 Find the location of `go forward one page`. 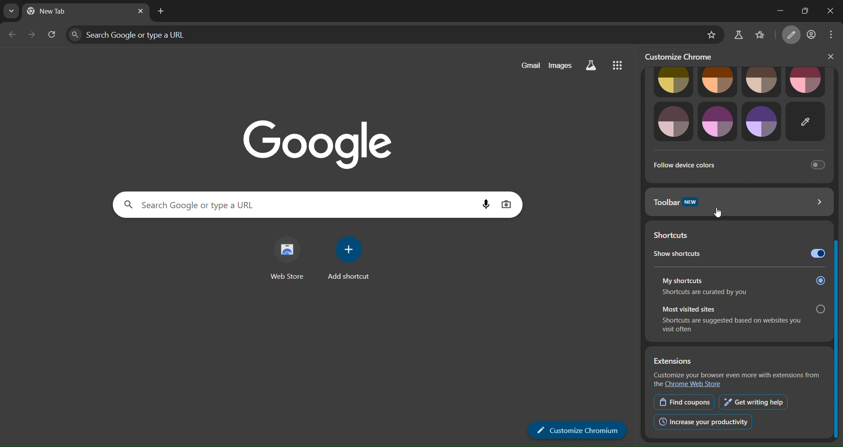

go forward one page is located at coordinates (33, 37).